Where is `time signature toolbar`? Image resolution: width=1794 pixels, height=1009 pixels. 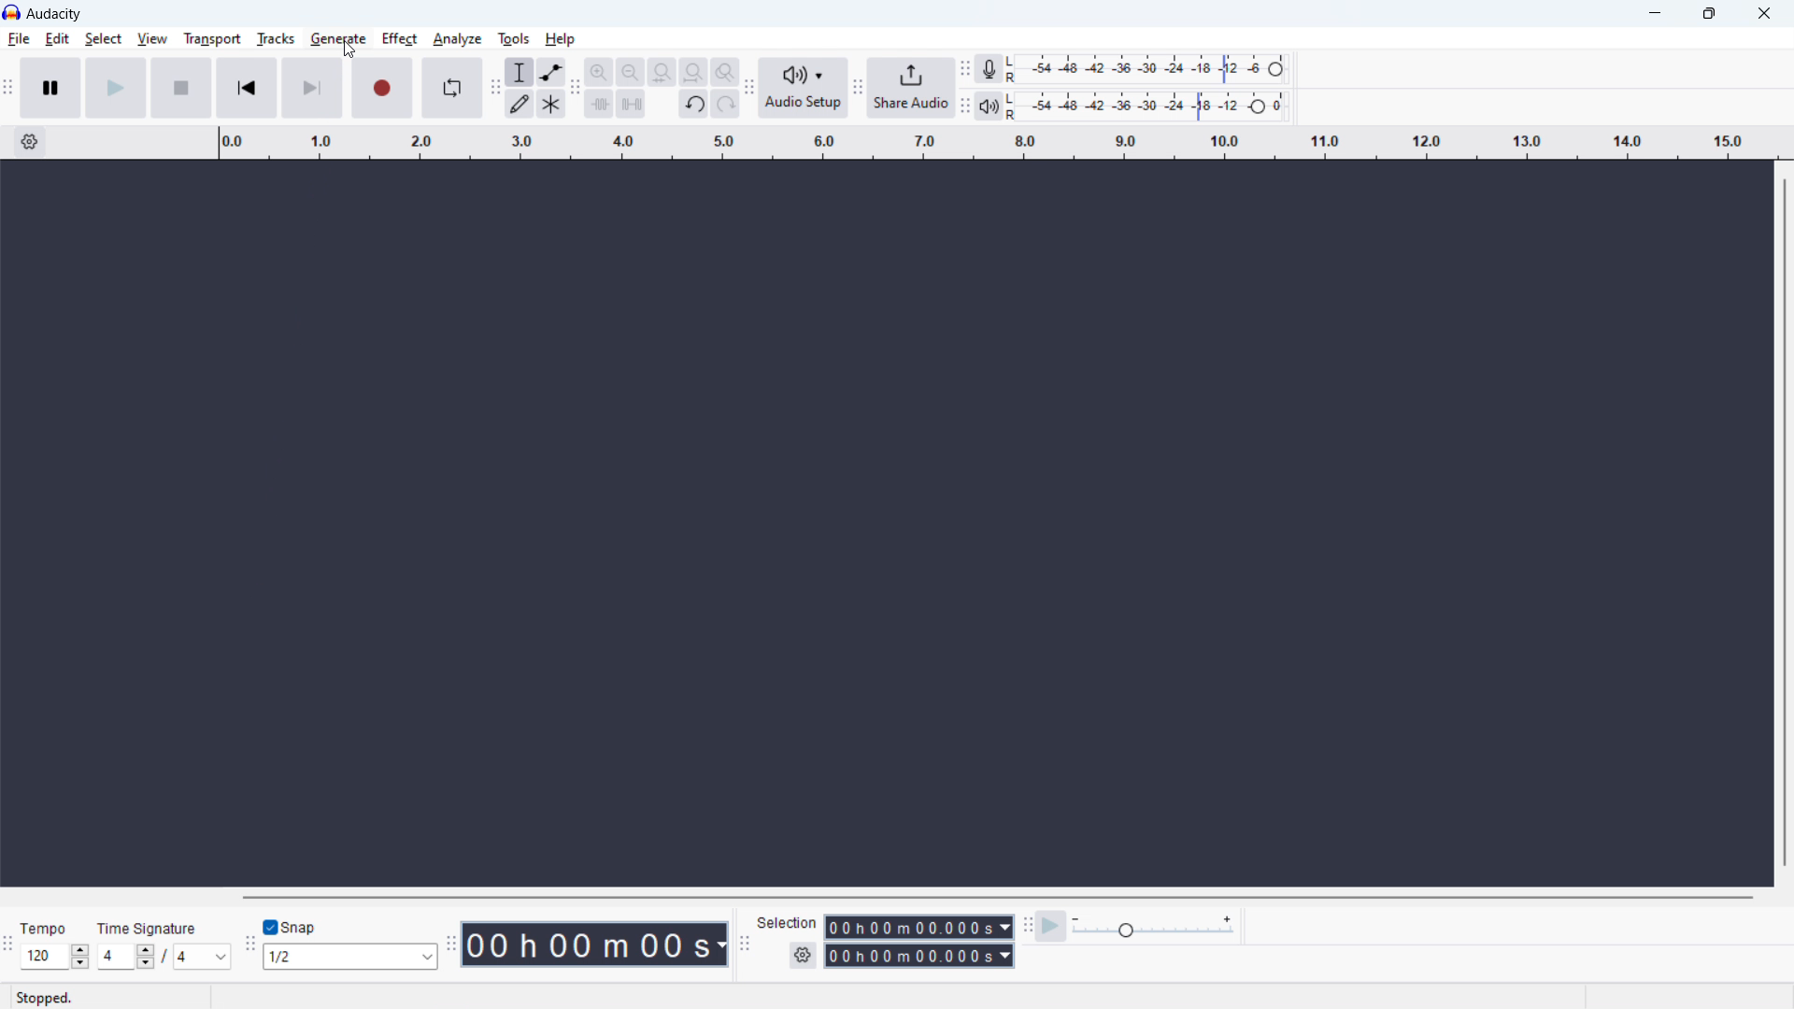 time signature toolbar is located at coordinates (9, 946).